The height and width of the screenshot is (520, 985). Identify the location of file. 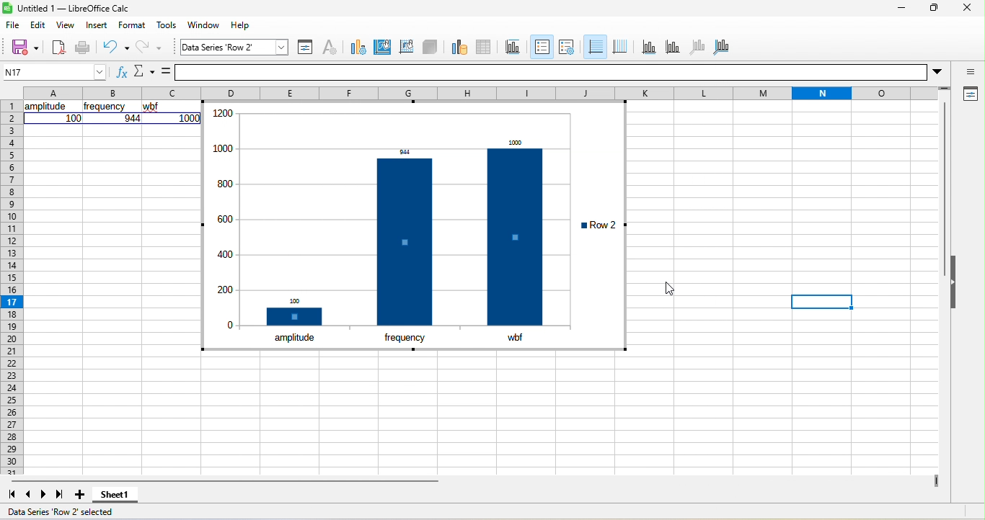
(15, 27).